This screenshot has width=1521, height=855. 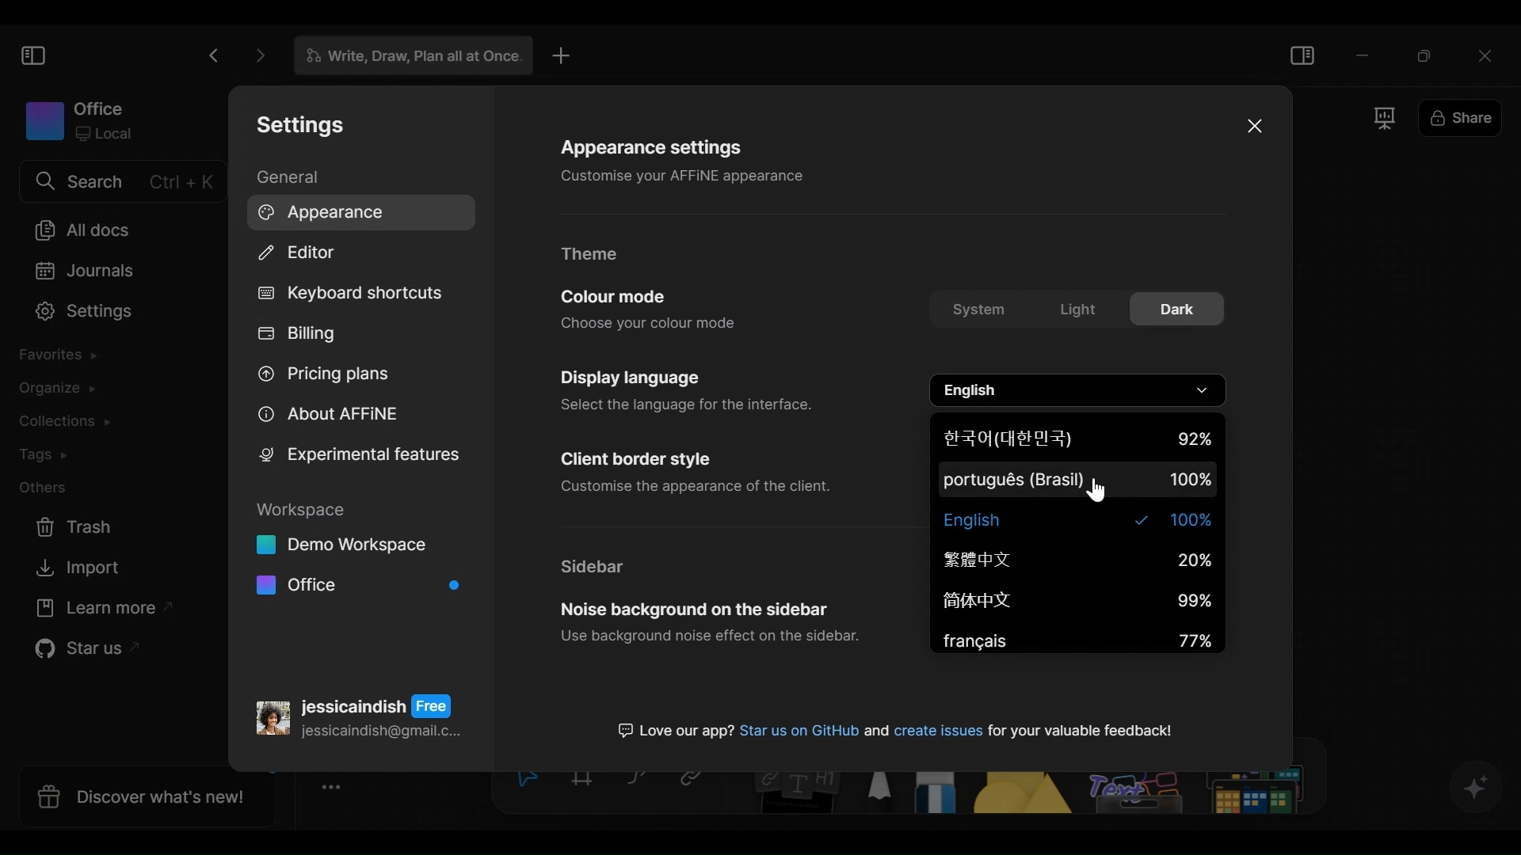 I want to click on Search, so click(x=121, y=181).